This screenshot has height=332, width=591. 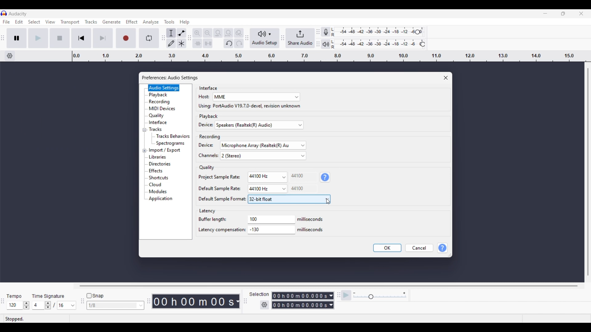 What do you see at coordinates (263, 145) in the screenshot?
I see `Device options` at bounding box center [263, 145].